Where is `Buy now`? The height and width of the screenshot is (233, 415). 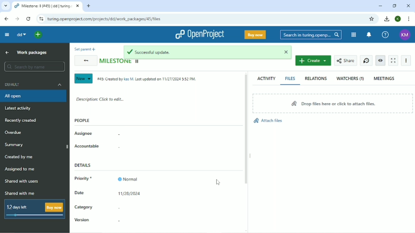 Buy now is located at coordinates (255, 34).